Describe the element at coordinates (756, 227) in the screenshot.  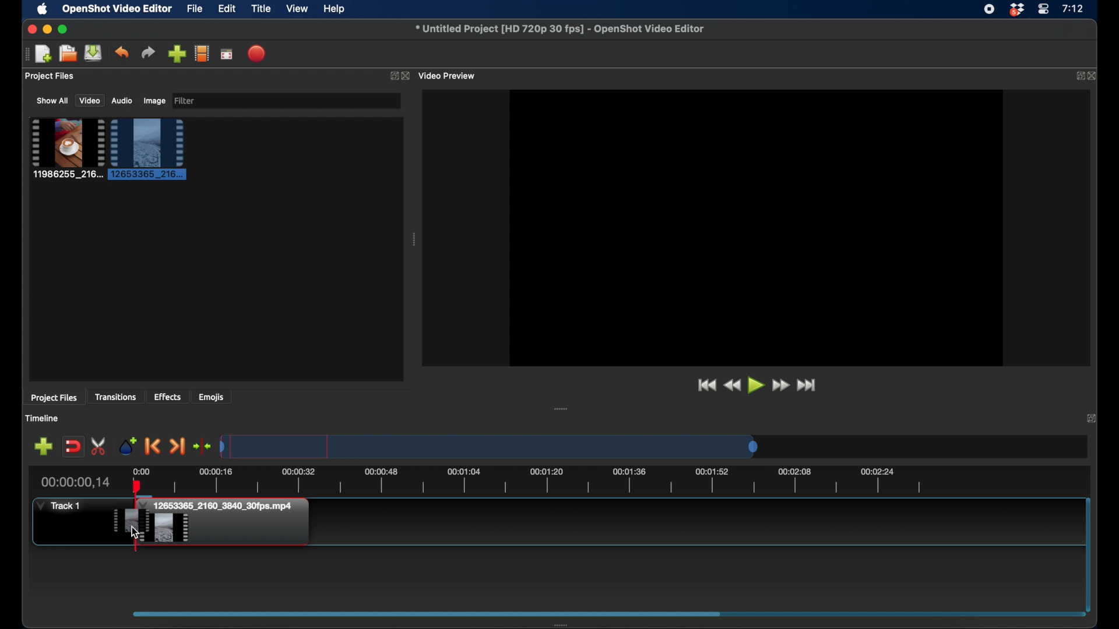
I see `video preview` at that location.